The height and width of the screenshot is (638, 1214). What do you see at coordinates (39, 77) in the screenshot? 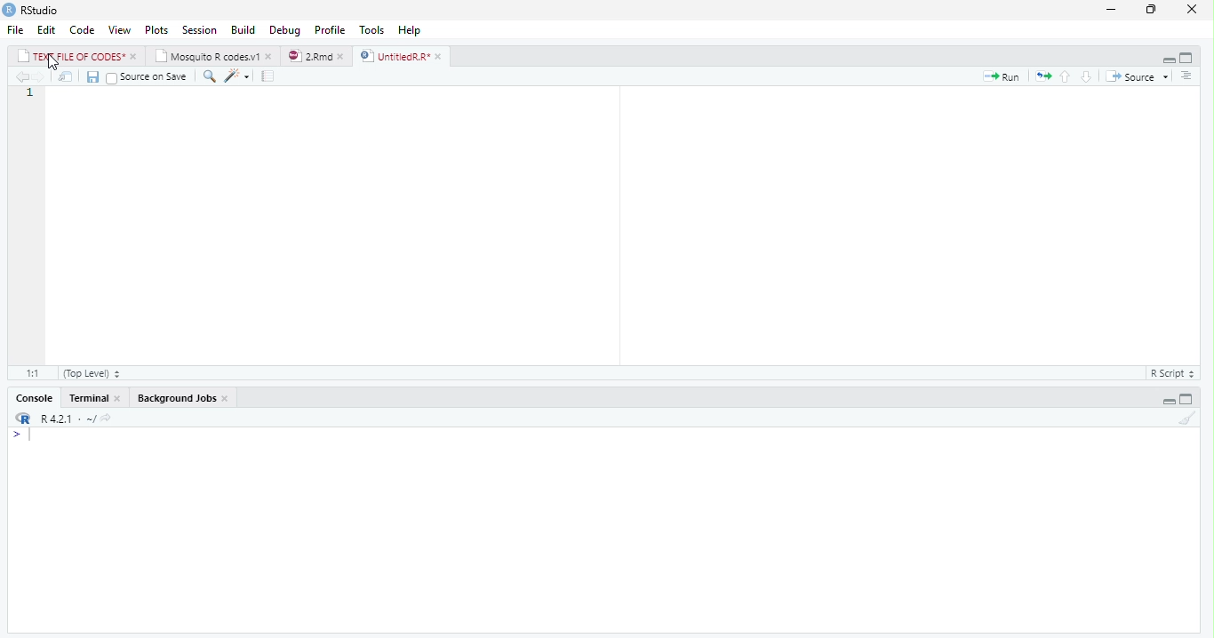
I see `Go to next location` at bounding box center [39, 77].